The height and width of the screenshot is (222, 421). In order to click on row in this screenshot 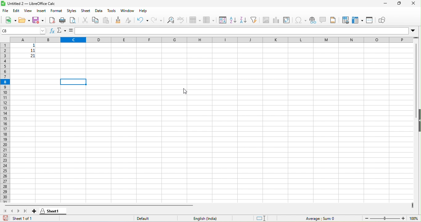, I will do `click(198, 19)`.